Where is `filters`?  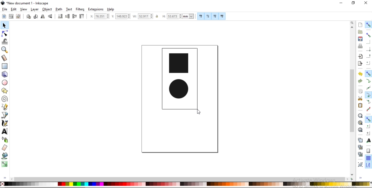
filters is located at coordinates (80, 9).